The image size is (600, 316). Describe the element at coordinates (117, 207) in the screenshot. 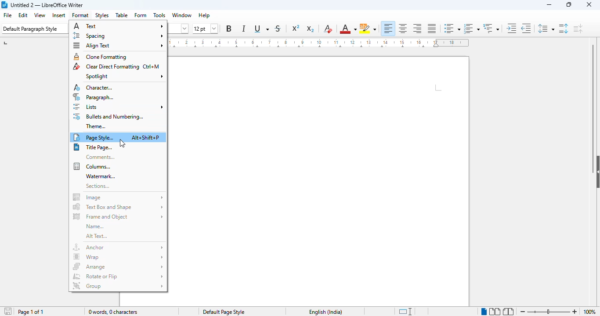

I see `text box and shape` at that location.